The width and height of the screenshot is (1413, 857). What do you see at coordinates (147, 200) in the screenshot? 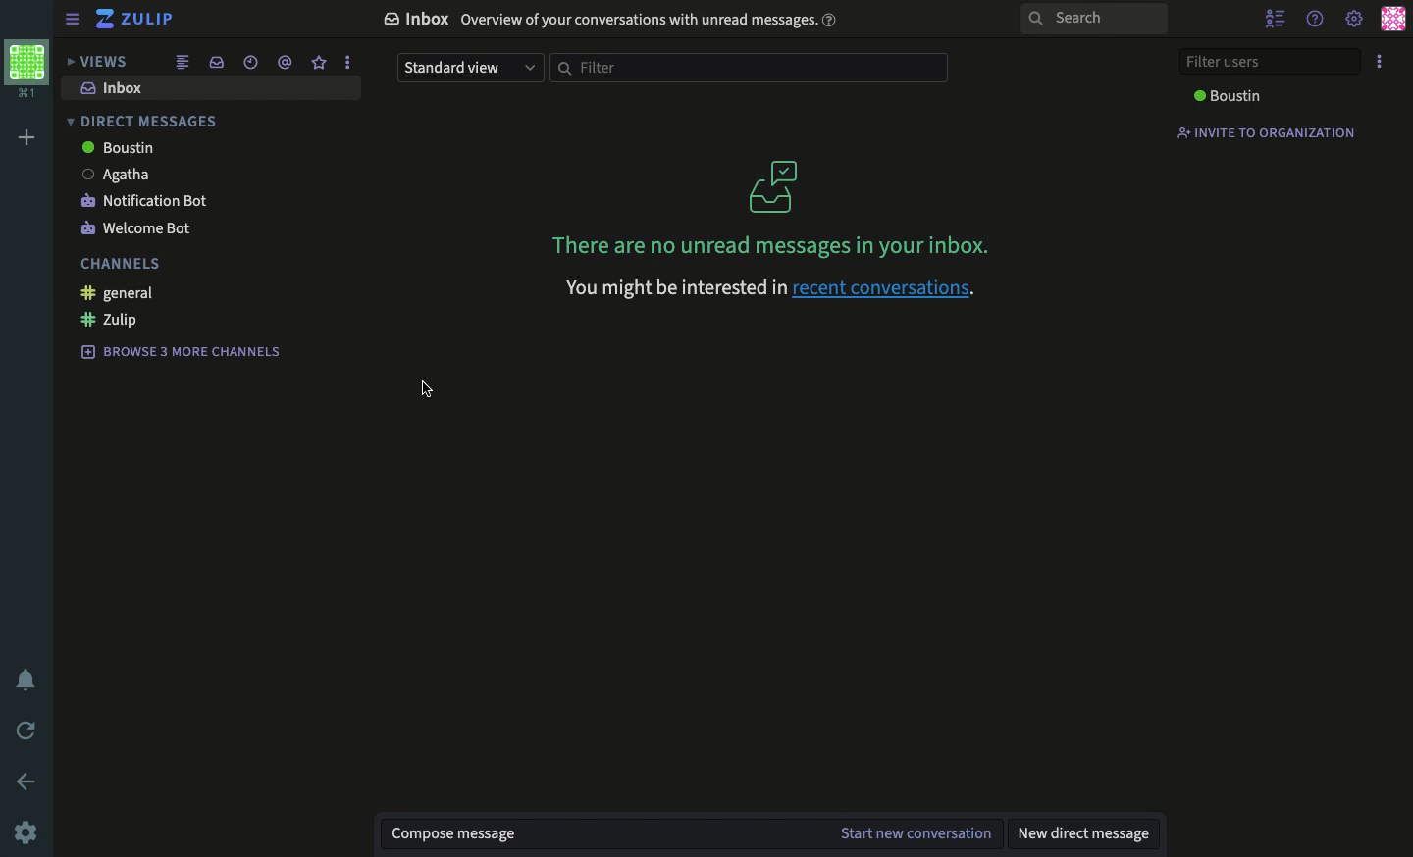
I see `notification bot` at bounding box center [147, 200].